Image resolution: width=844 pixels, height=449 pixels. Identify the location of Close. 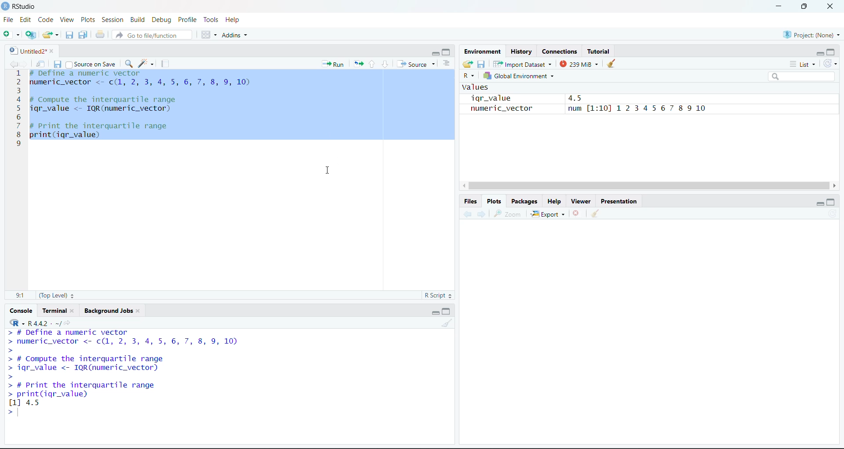
(577, 213).